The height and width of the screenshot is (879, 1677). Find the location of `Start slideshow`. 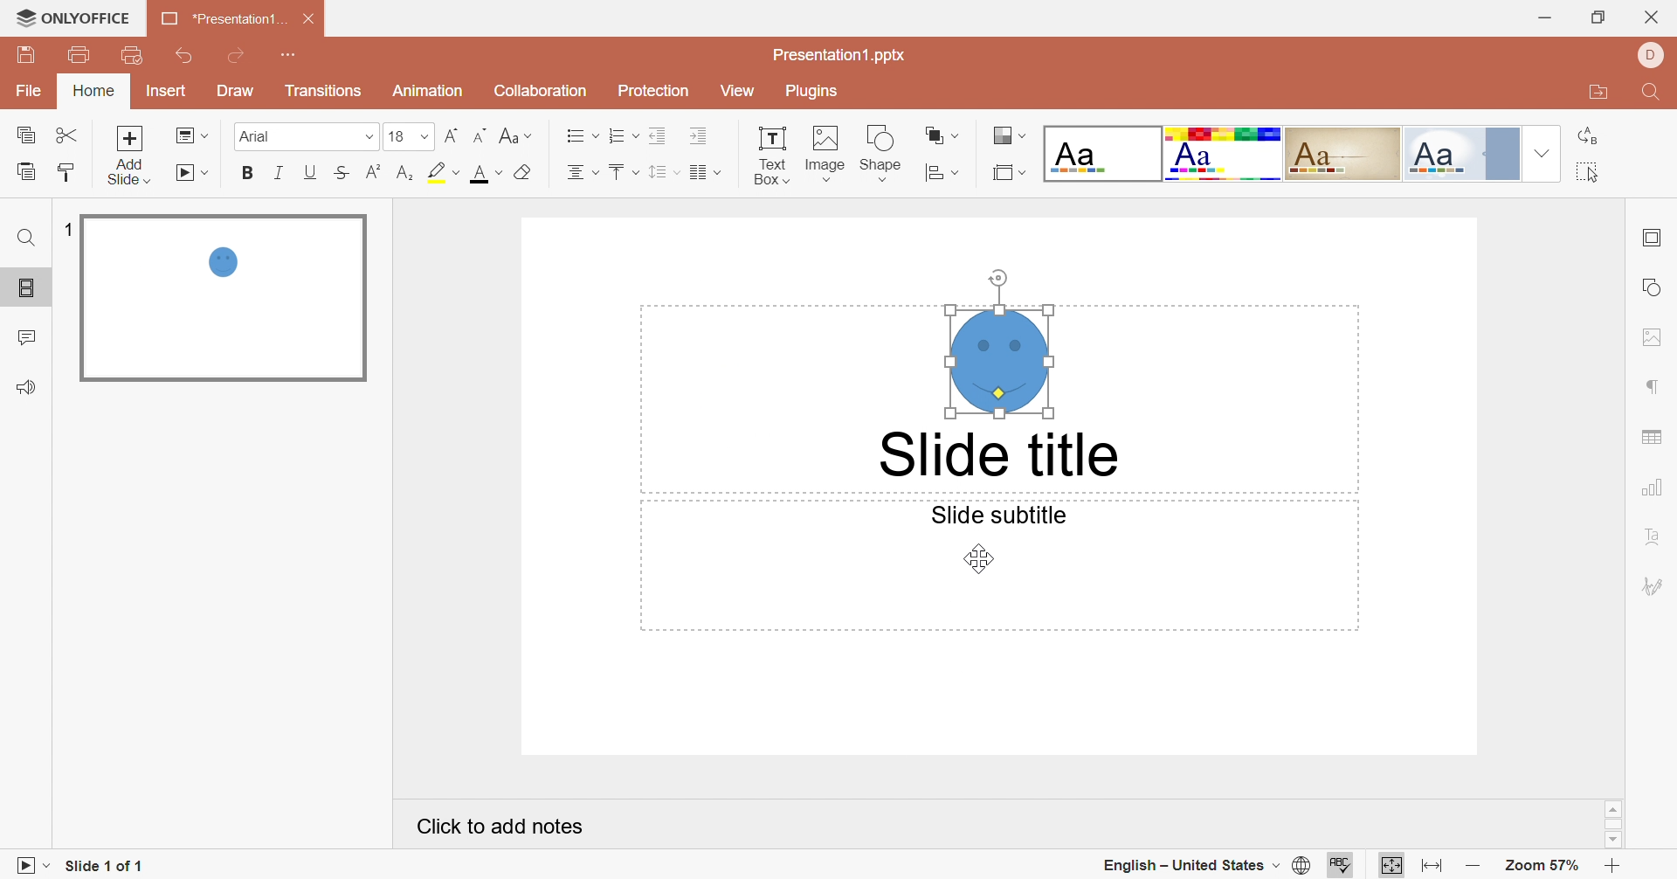

Start slideshow is located at coordinates (196, 175).